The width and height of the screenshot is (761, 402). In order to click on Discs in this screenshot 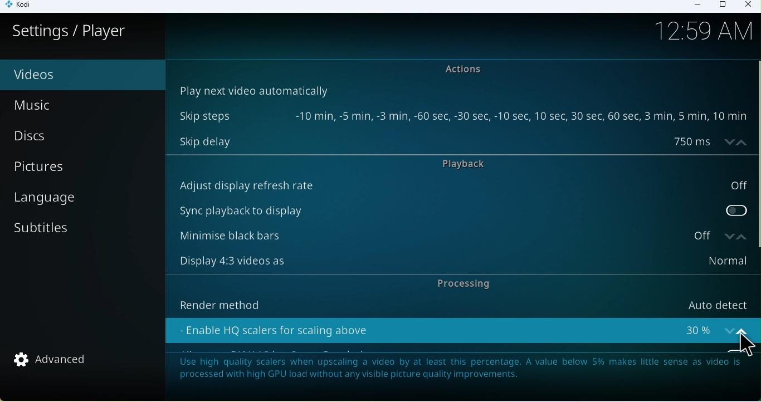, I will do `click(76, 137)`.